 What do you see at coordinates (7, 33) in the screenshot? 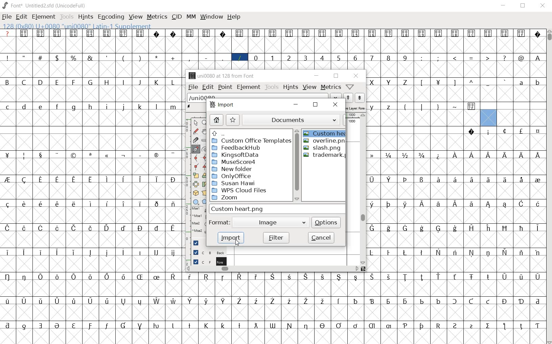
I see `Glyph` at bounding box center [7, 33].